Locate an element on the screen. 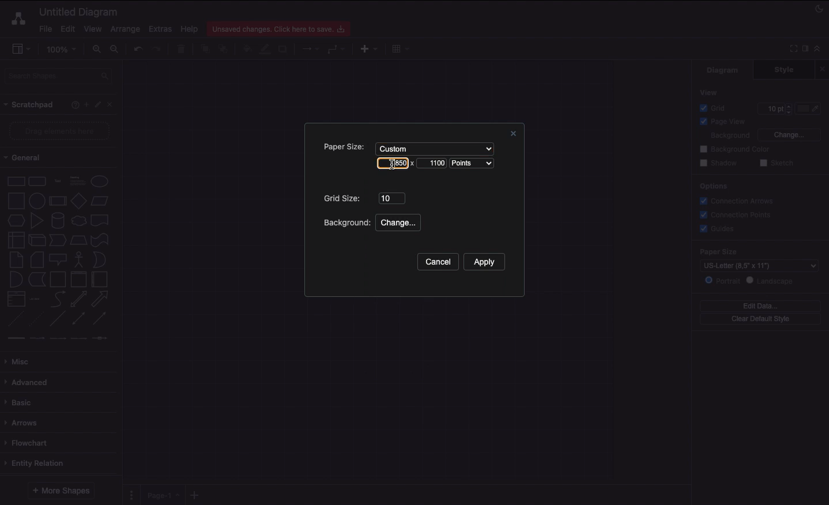  Triangle is located at coordinates (37, 220).